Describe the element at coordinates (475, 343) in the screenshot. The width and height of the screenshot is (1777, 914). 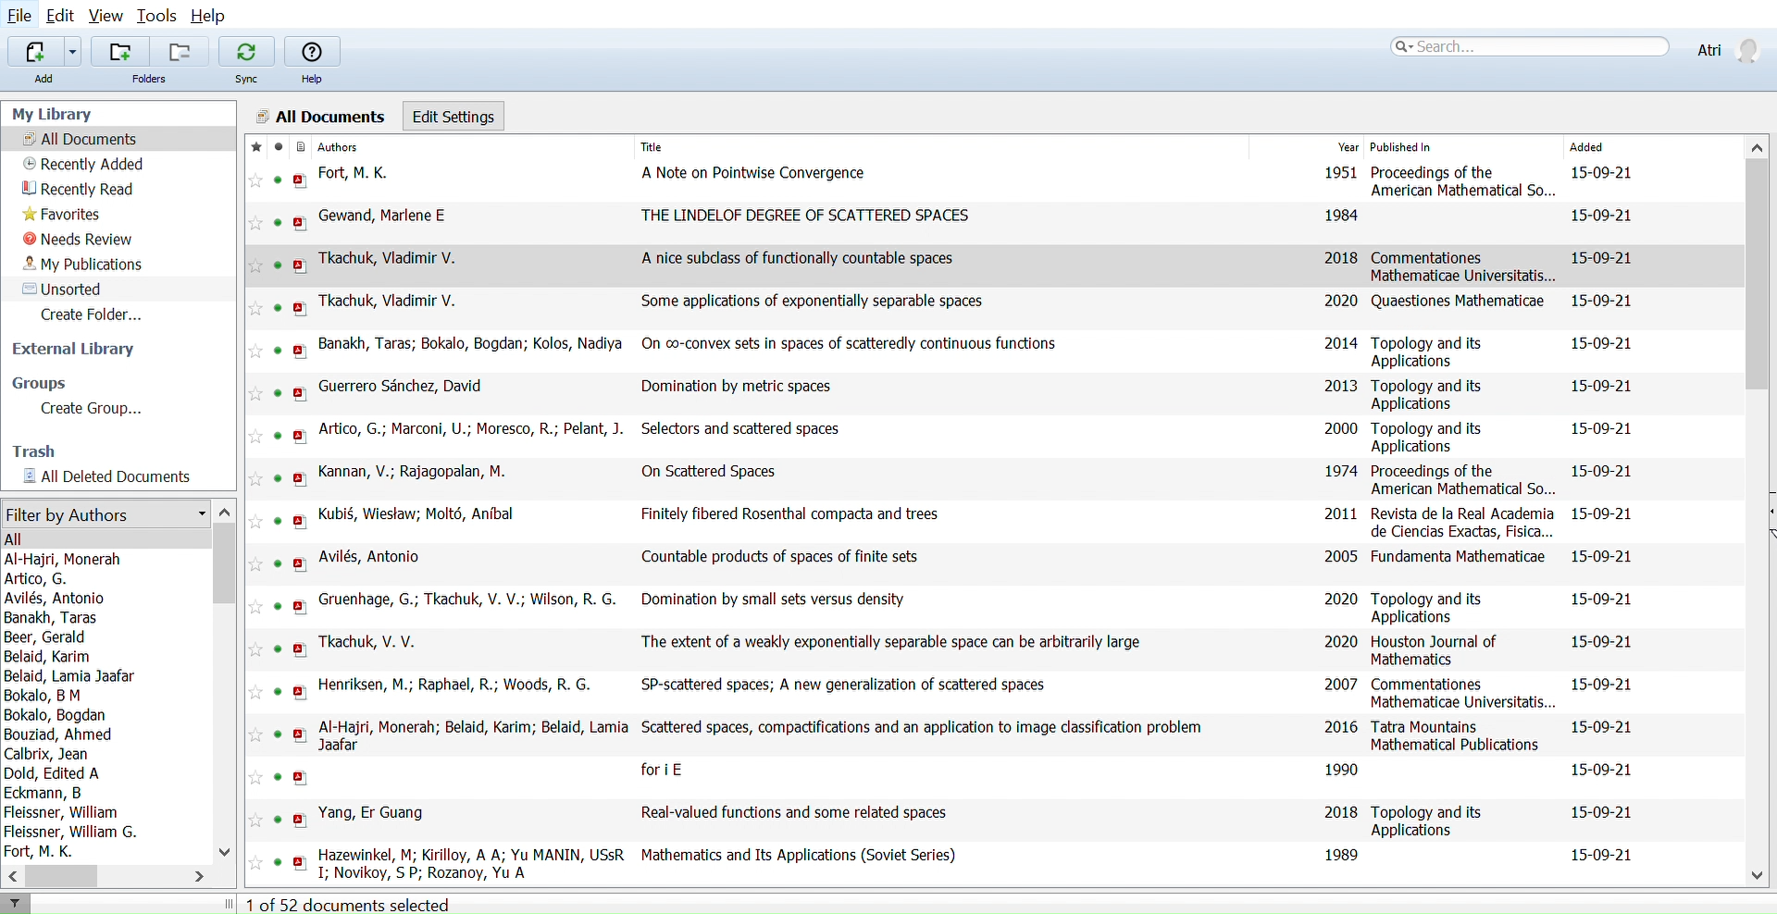
I see `Banakh, Taras; Bokalo, Bogdan; Kolos, Nadiya` at that location.